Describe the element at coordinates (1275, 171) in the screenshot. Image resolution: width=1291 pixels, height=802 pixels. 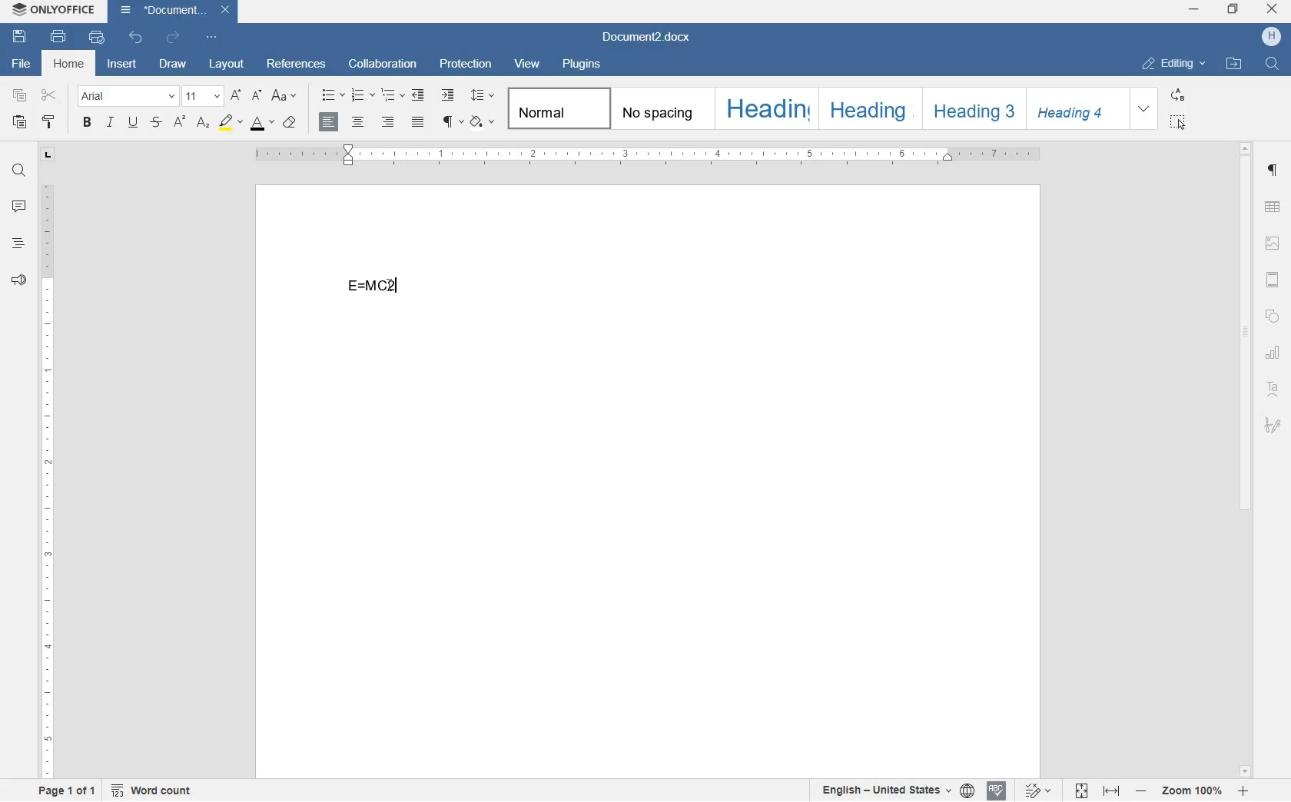
I see `paragraph settings` at that location.